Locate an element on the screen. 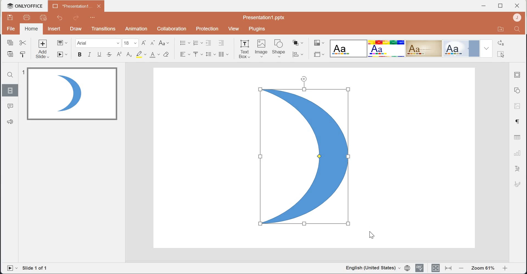 This screenshot has height=274, width=527. home is located at coordinates (31, 29).